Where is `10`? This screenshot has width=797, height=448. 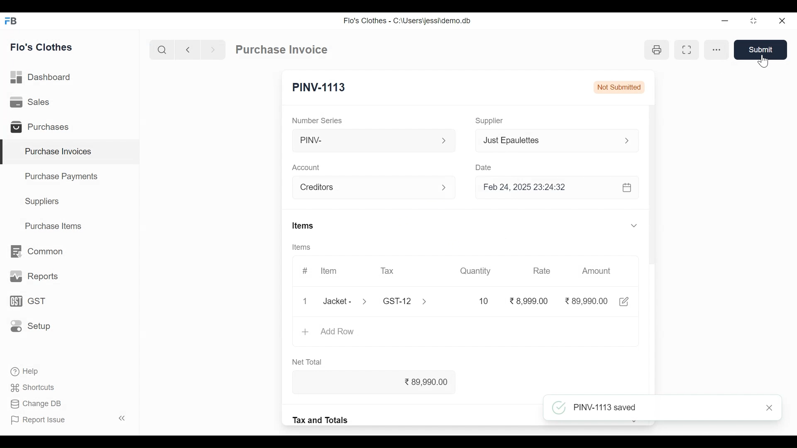 10 is located at coordinates (467, 300).